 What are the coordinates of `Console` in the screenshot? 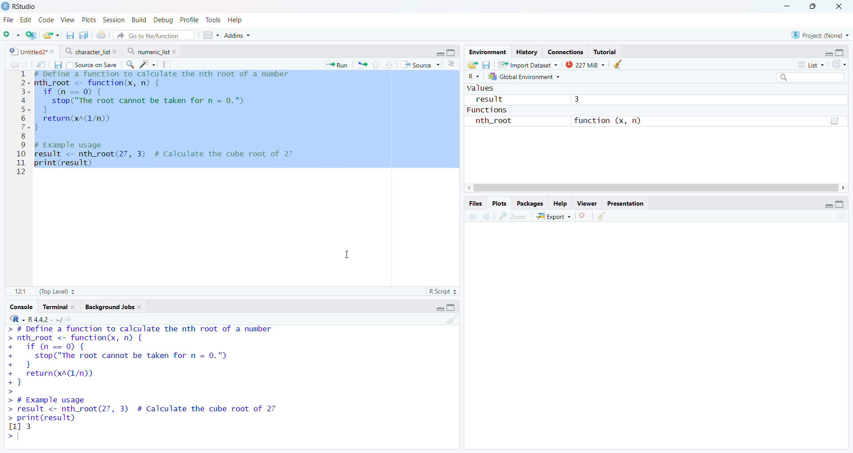 It's located at (231, 387).